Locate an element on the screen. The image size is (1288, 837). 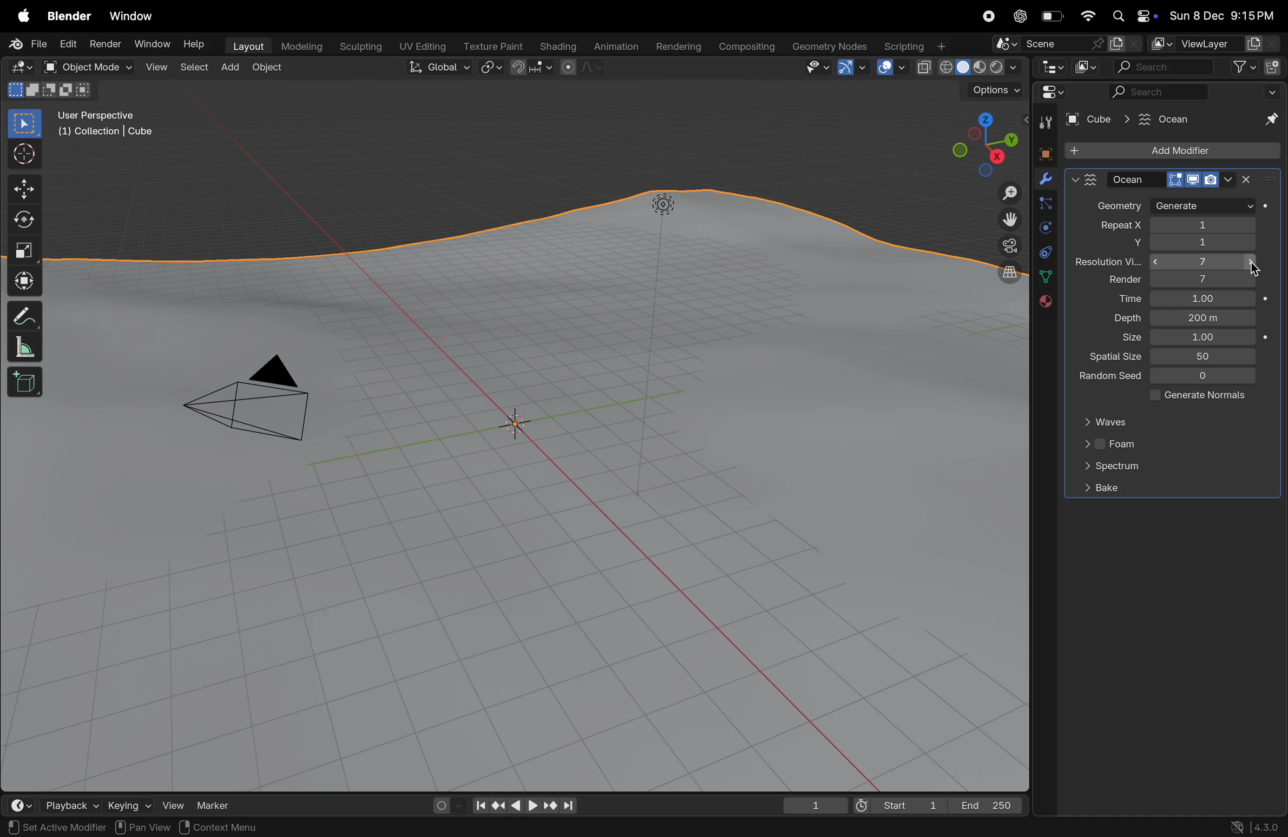
maker is located at coordinates (219, 805).